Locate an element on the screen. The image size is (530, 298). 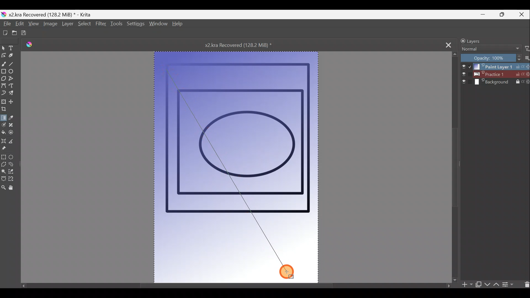
Add layer/mask is located at coordinates (468, 285).